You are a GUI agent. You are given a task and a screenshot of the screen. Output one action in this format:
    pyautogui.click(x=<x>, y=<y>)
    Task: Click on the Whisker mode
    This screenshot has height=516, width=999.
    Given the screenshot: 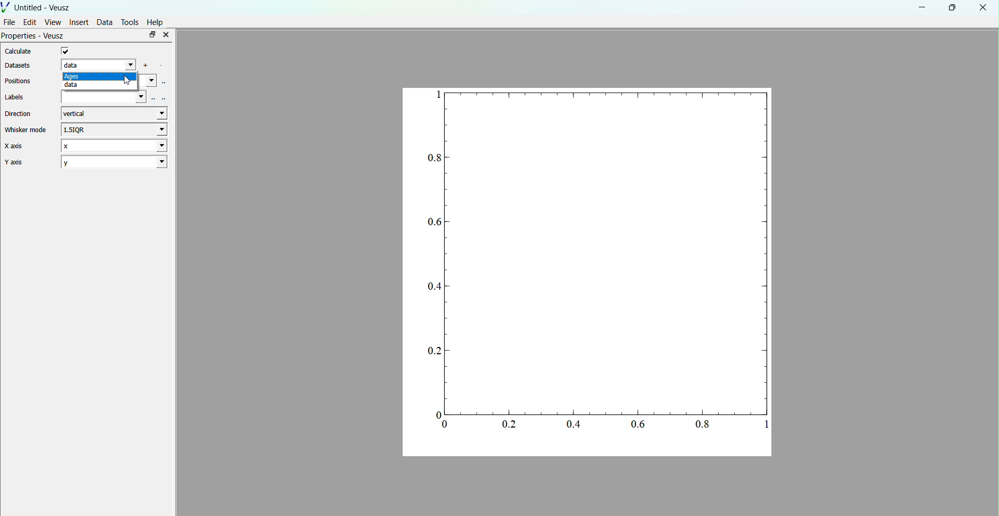 What is the action you would take?
    pyautogui.click(x=25, y=130)
    